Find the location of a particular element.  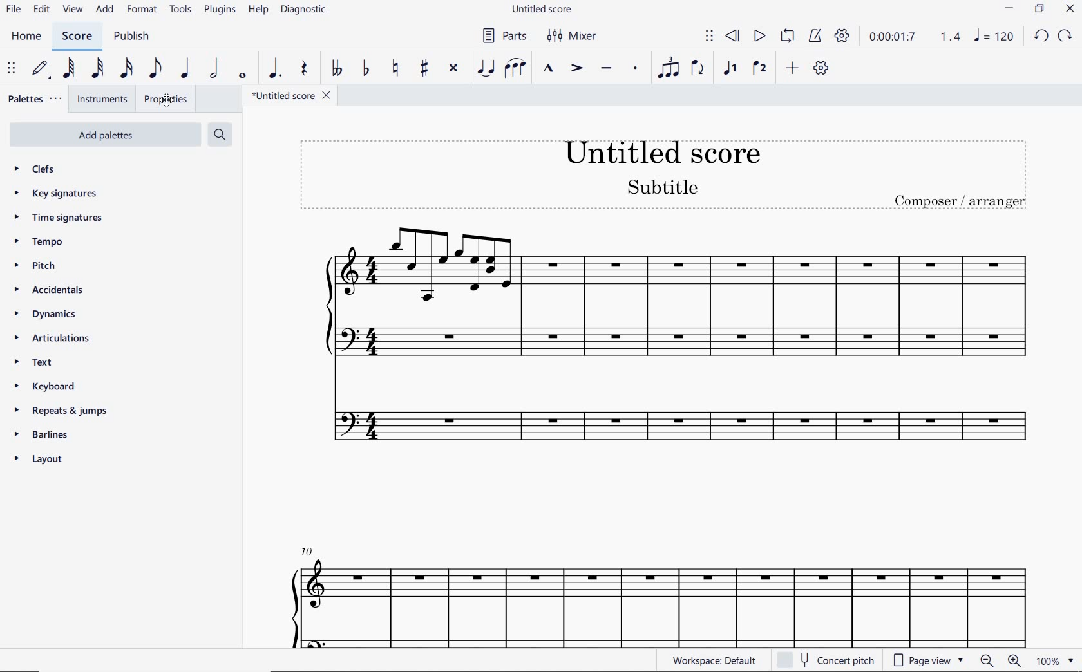

ADD is located at coordinates (792, 67).